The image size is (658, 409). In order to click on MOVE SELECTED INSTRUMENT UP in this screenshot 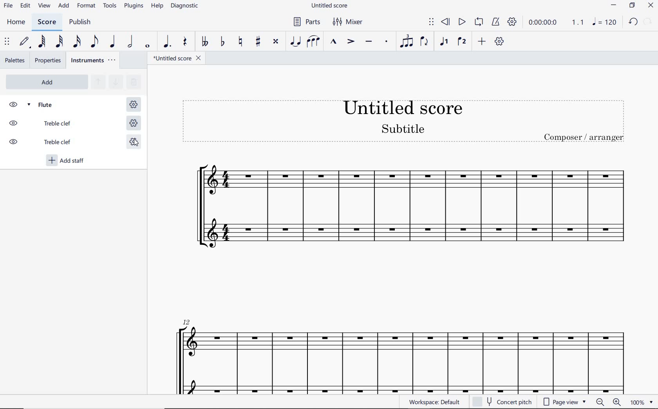, I will do `click(98, 82)`.